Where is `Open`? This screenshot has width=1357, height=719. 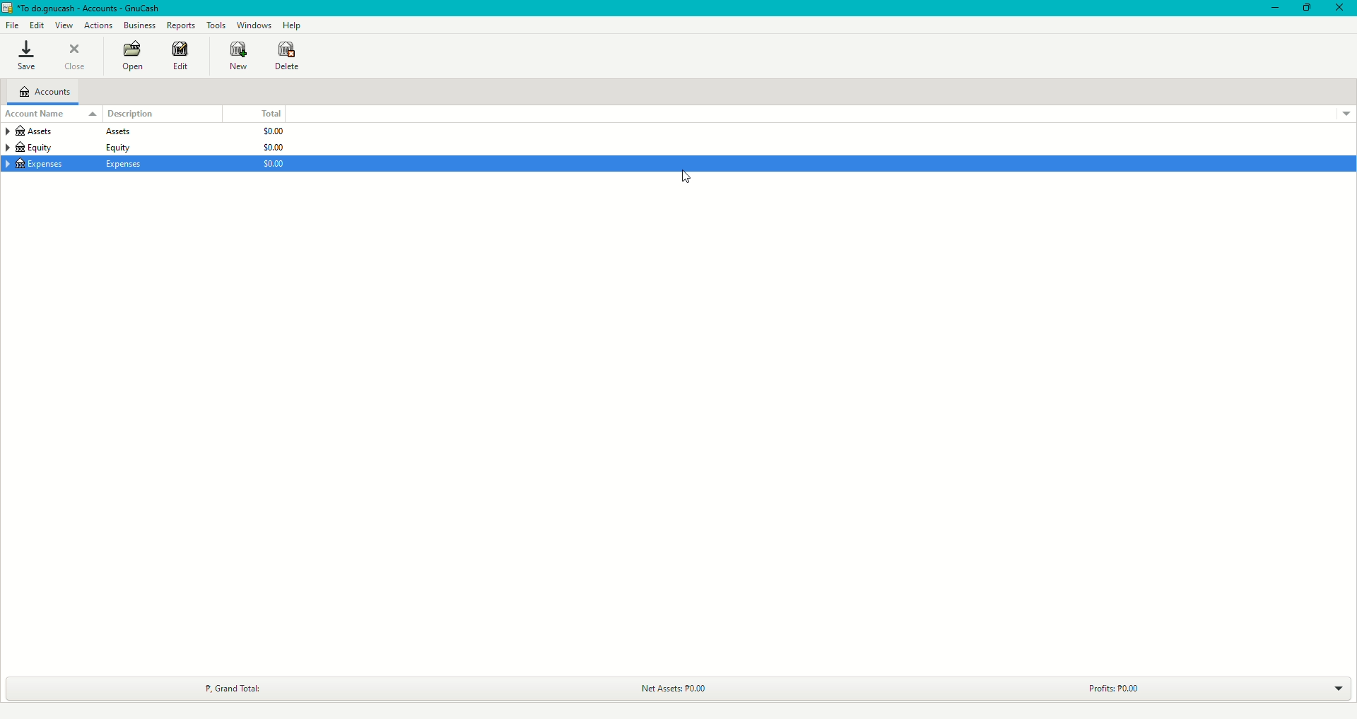 Open is located at coordinates (134, 54).